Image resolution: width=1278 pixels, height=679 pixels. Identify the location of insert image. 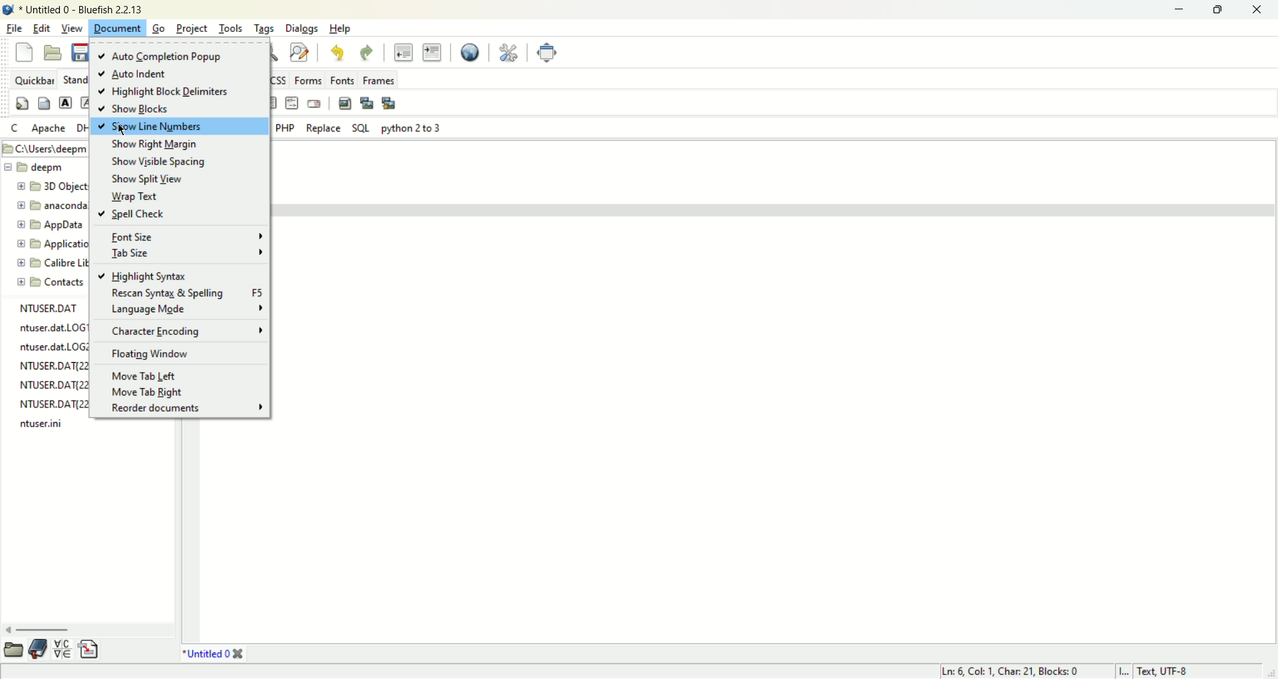
(343, 103).